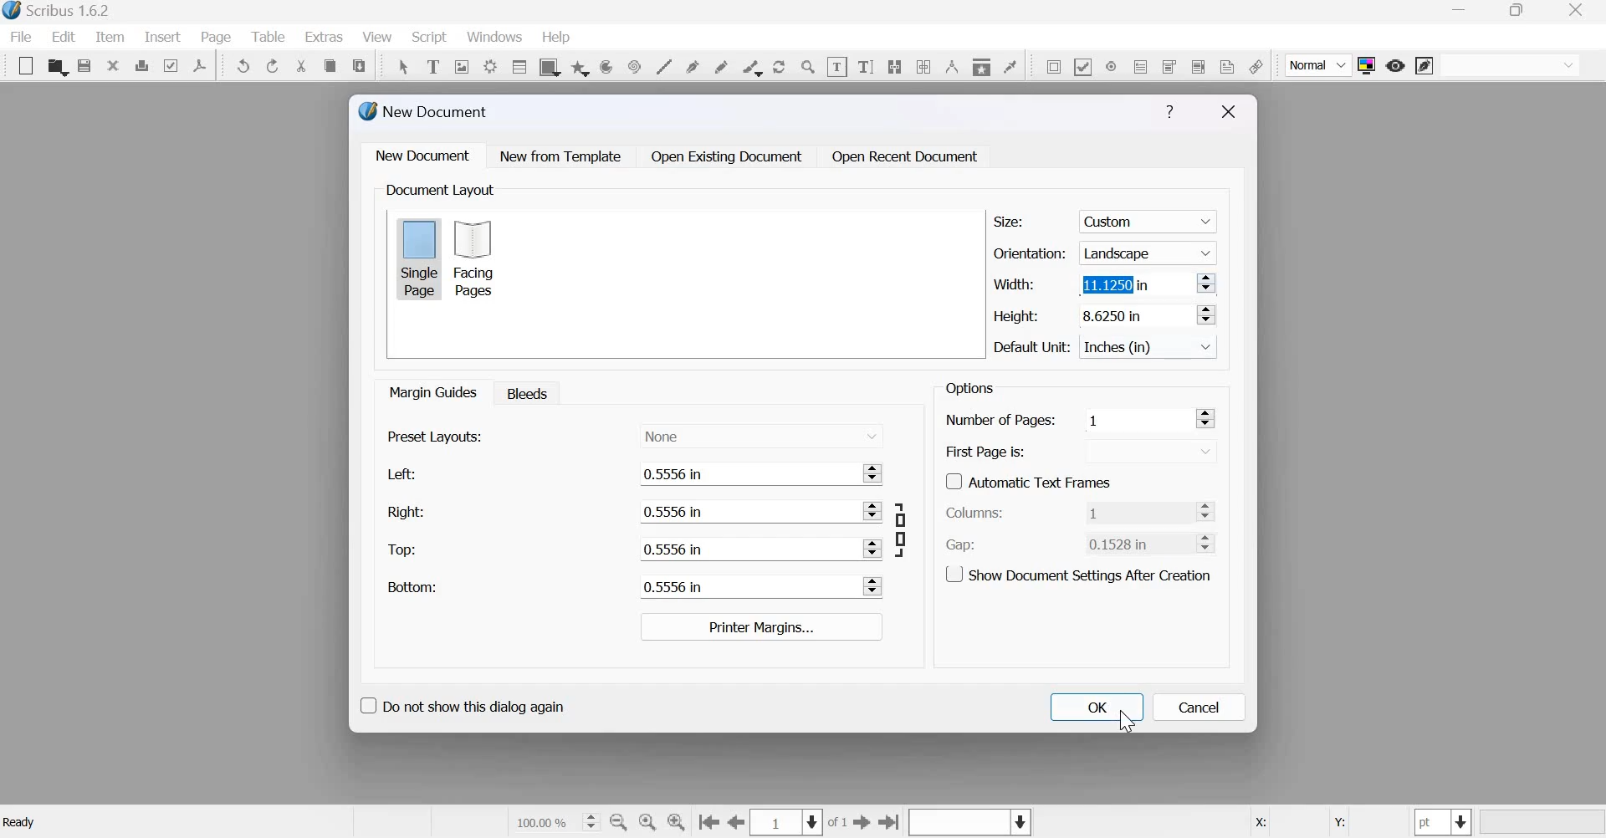 The height and width of the screenshot is (838, 1606). I want to click on 0.5556 in, so click(747, 585).